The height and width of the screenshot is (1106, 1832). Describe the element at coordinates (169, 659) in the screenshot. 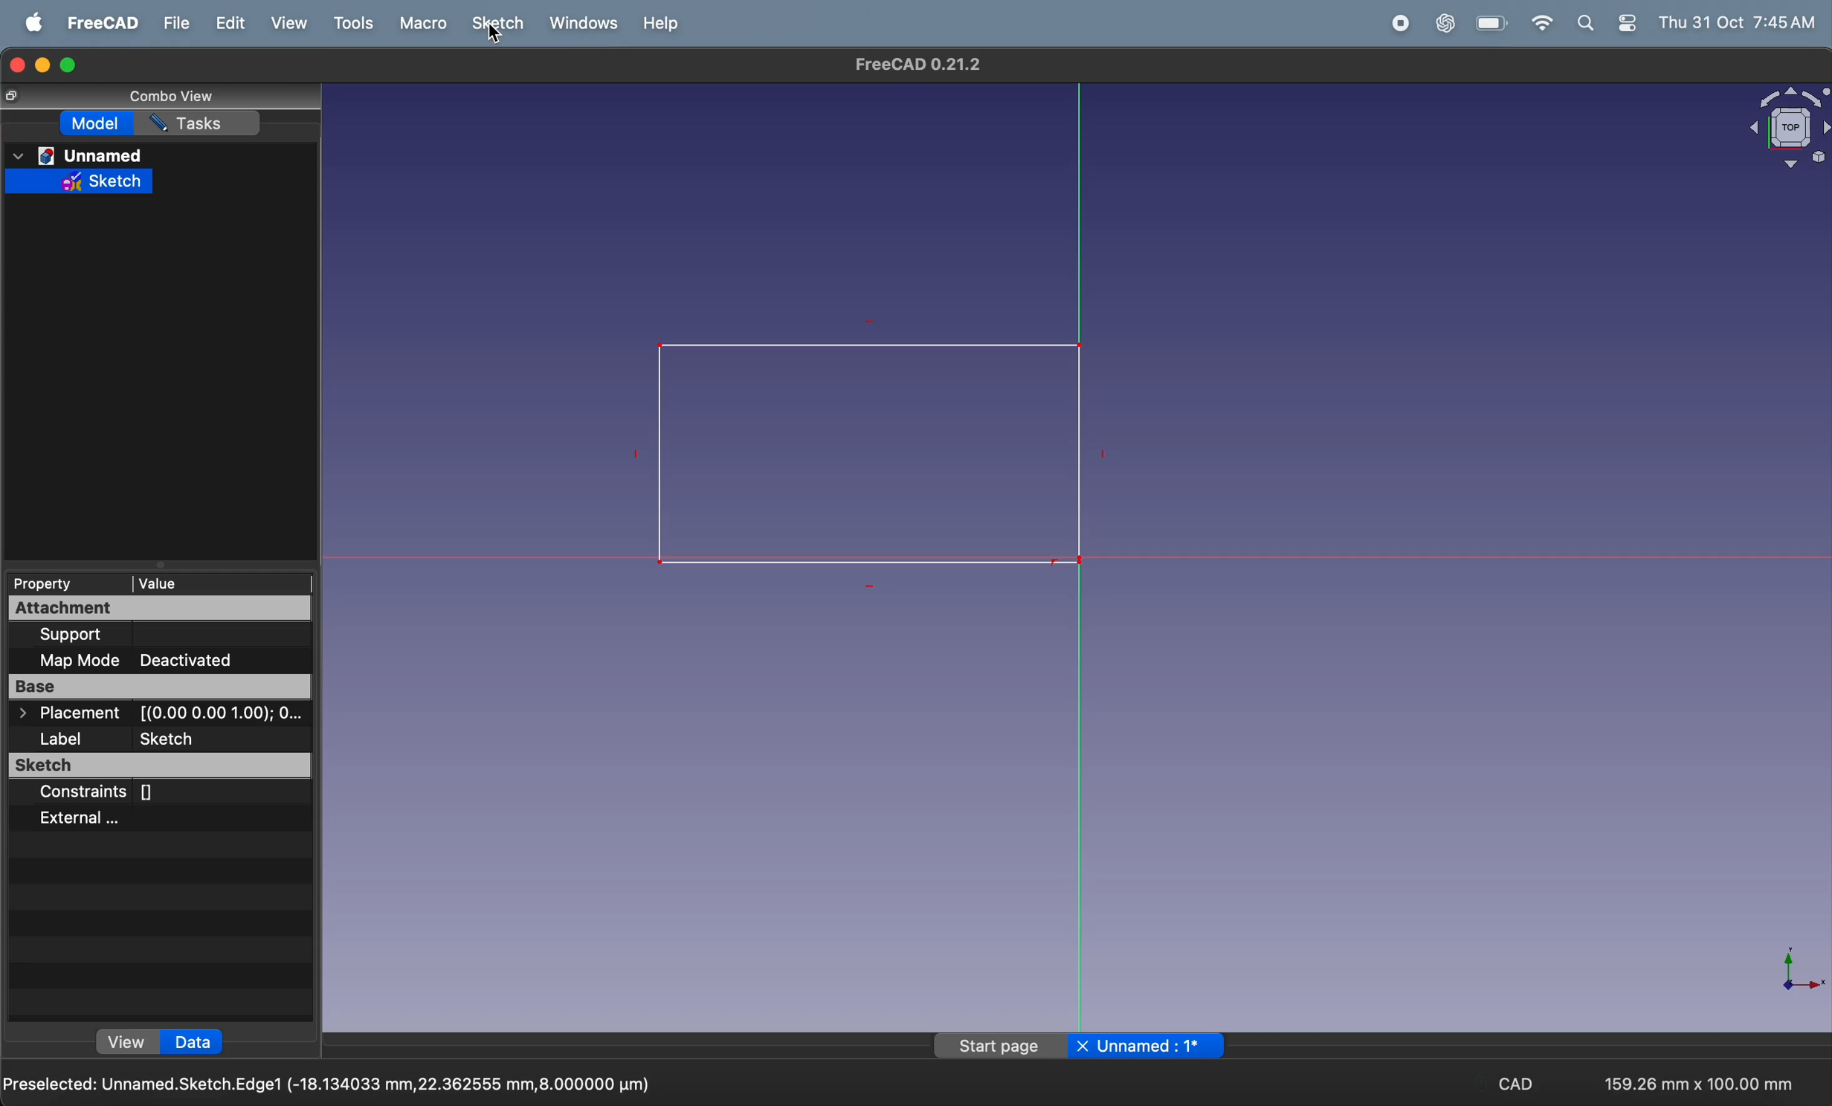

I see `map mode deactivated` at that location.